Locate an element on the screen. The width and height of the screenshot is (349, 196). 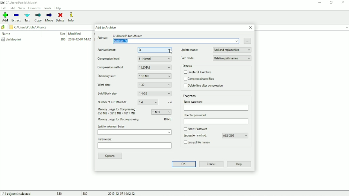
Encryption method is located at coordinates (216, 135).